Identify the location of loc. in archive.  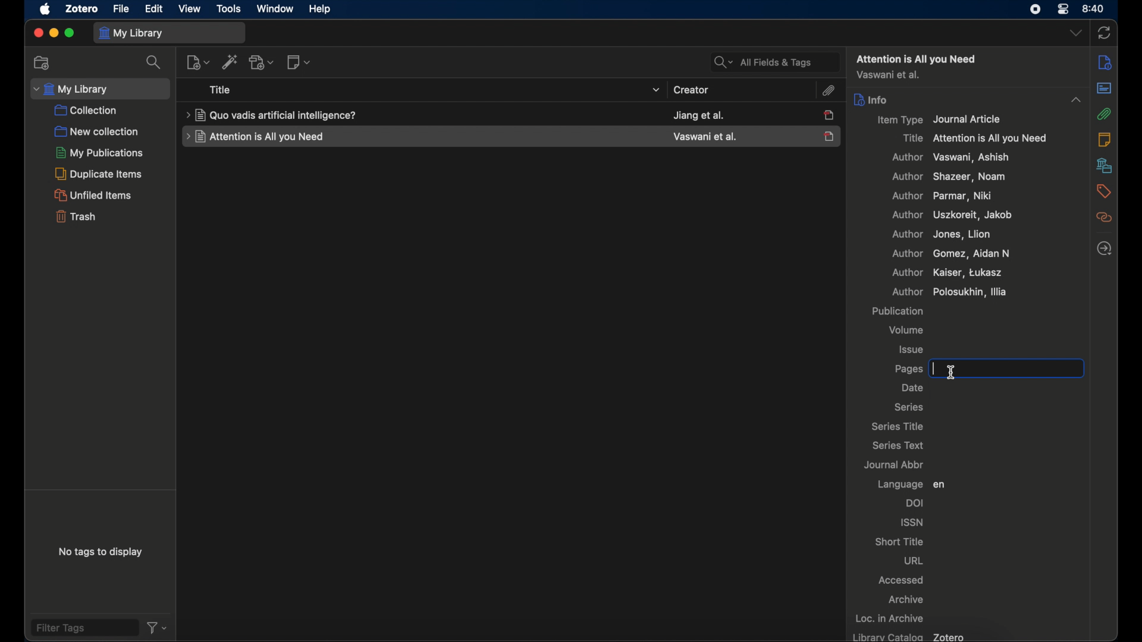
(892, 618).